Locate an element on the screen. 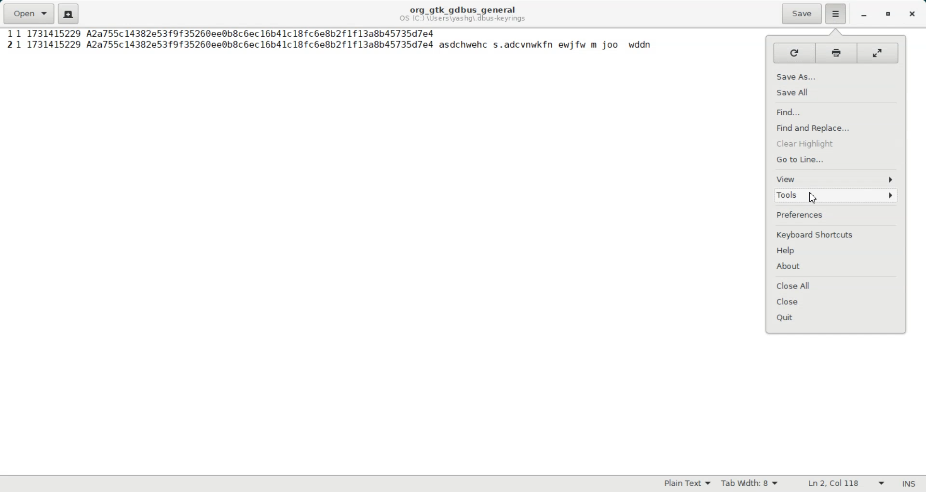 The width and height of the screenshot is (926, 492). Minimize is located at coordinates (864, 15).